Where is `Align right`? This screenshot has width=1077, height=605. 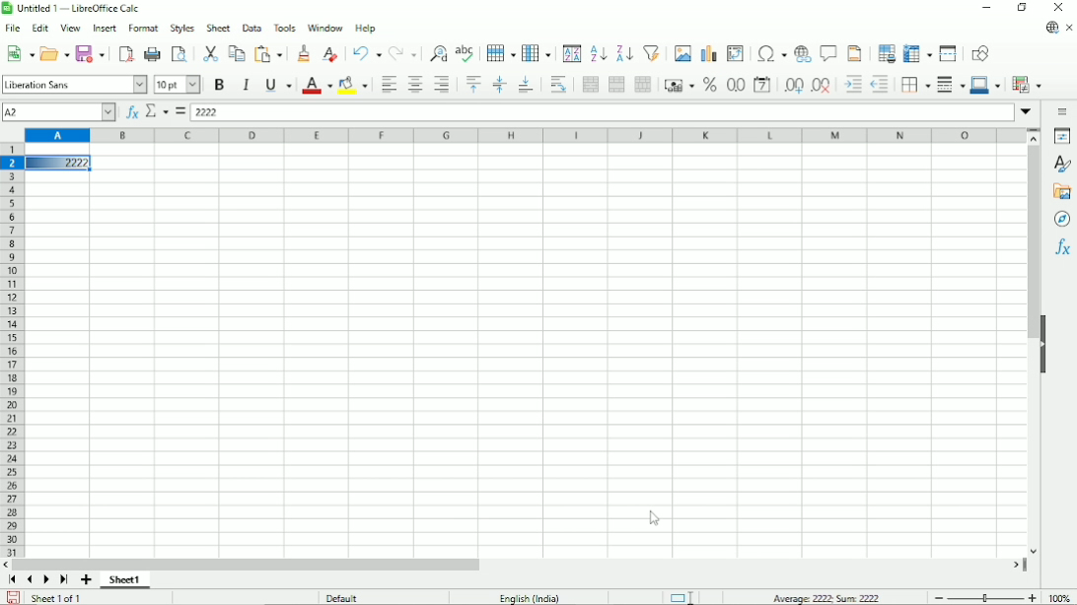 Align right is located at coordinates (442, 84).